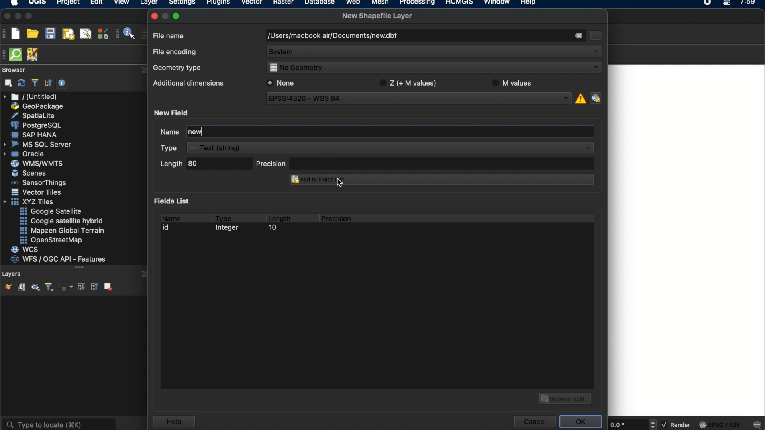 The width and height of the screenshot is (765, 430). What do you see at coordinates (169, 35) in the screenshot?
I see `file name` at bounding box center [169, 35].